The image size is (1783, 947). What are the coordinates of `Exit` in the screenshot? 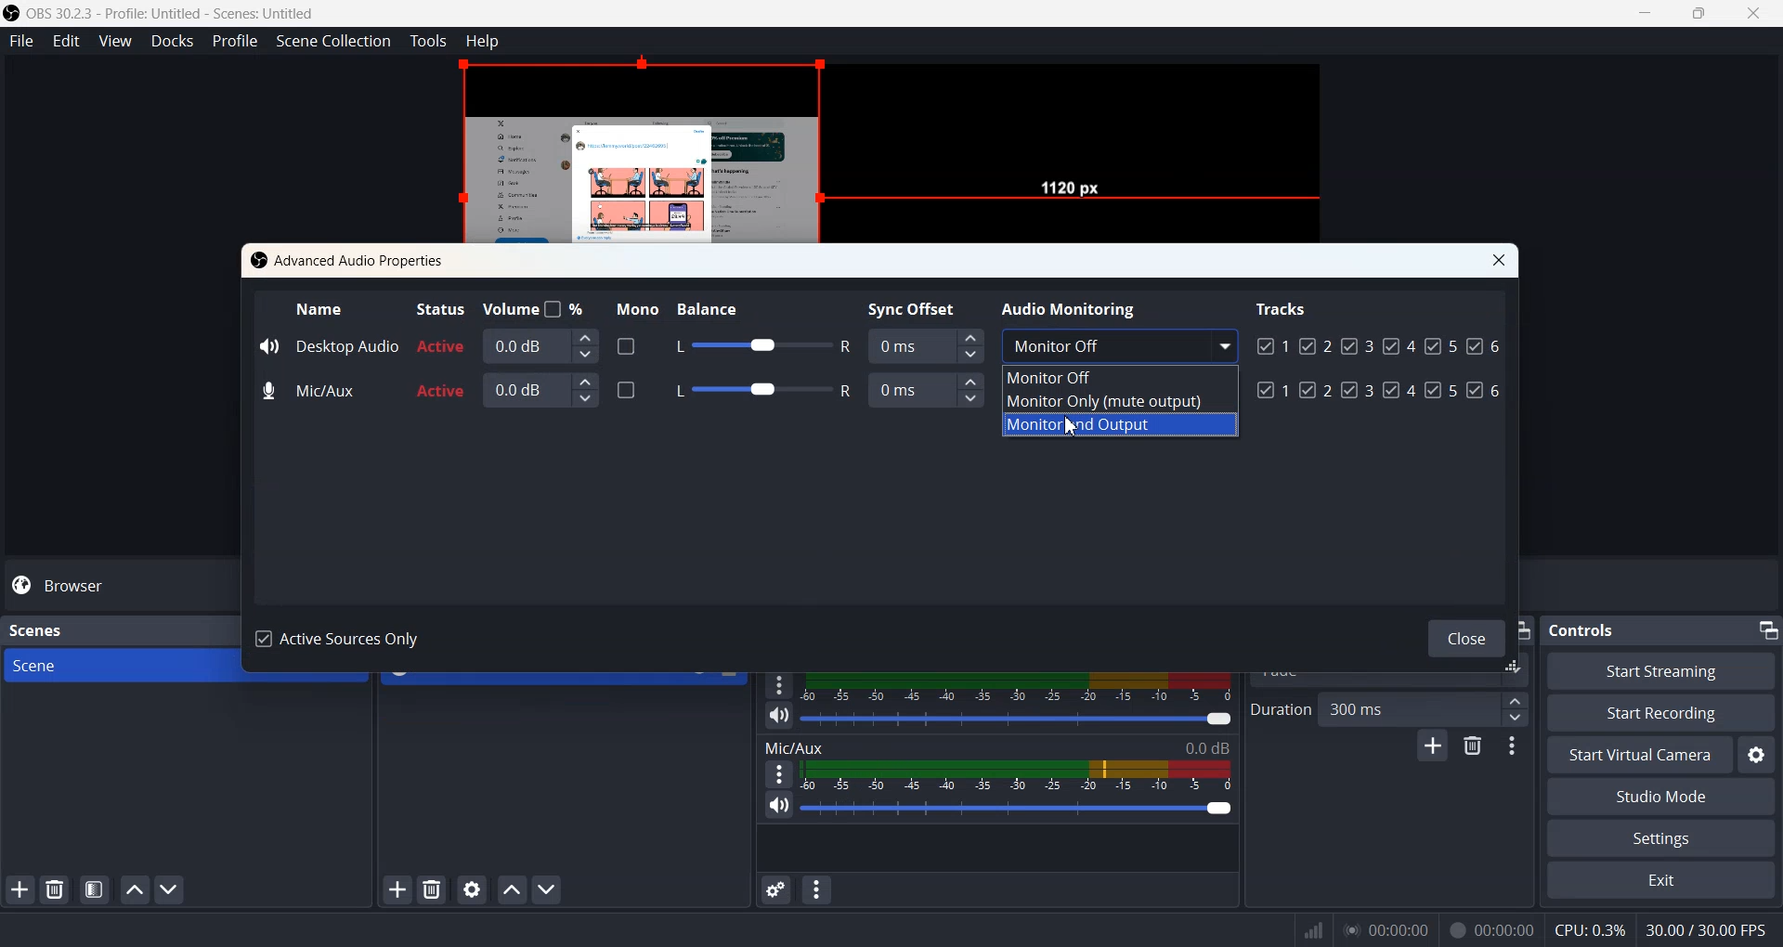 It's located at (1659, 882).